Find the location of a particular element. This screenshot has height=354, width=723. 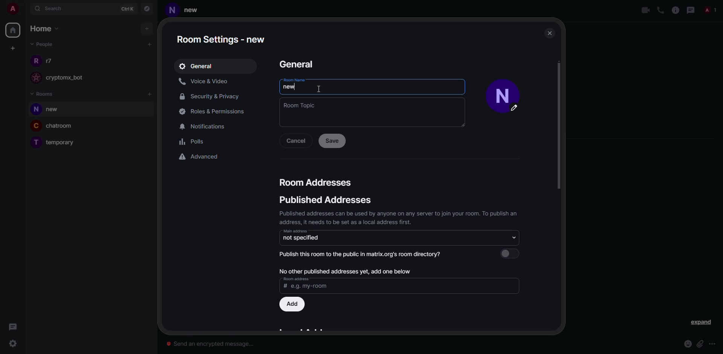

voice video is located at coordinates (205, 81).